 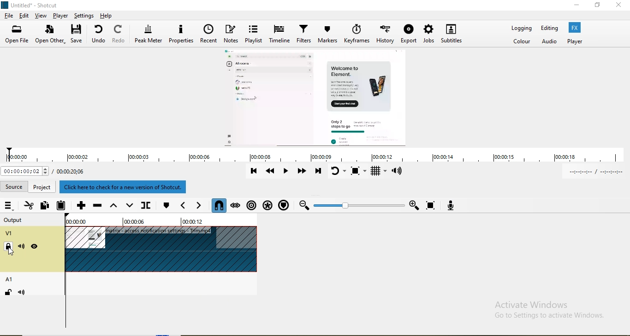 I want to click on Restore, so click(x=598, y=5).